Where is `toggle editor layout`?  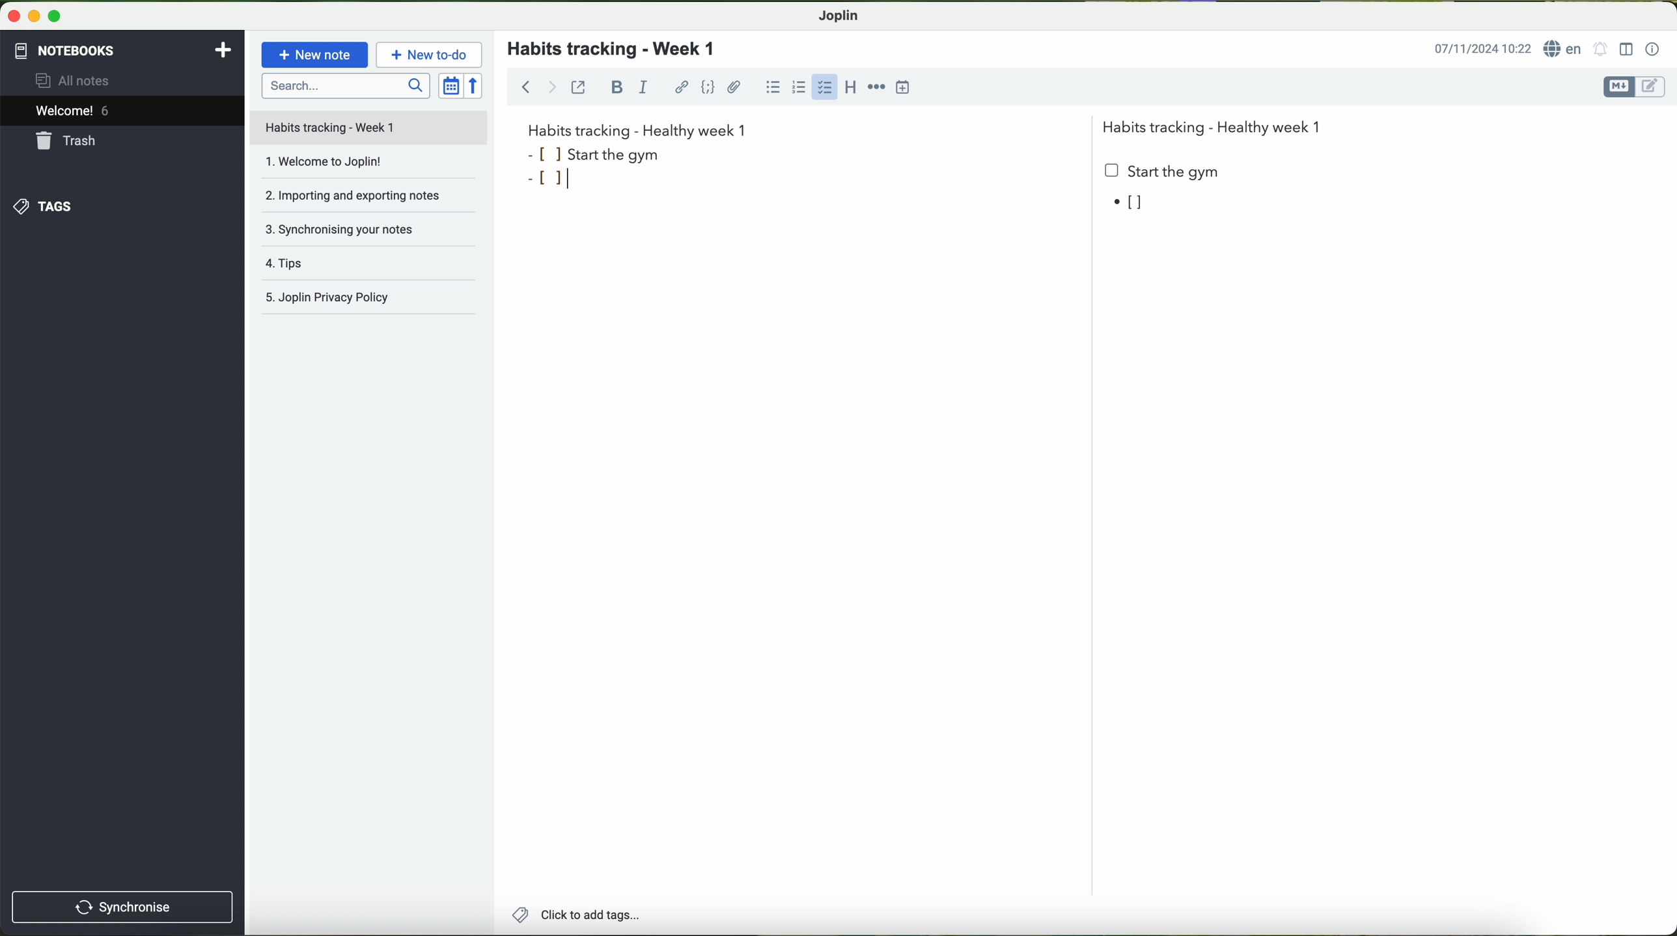 toggle editor layout is located at coordinates (1627, 49).